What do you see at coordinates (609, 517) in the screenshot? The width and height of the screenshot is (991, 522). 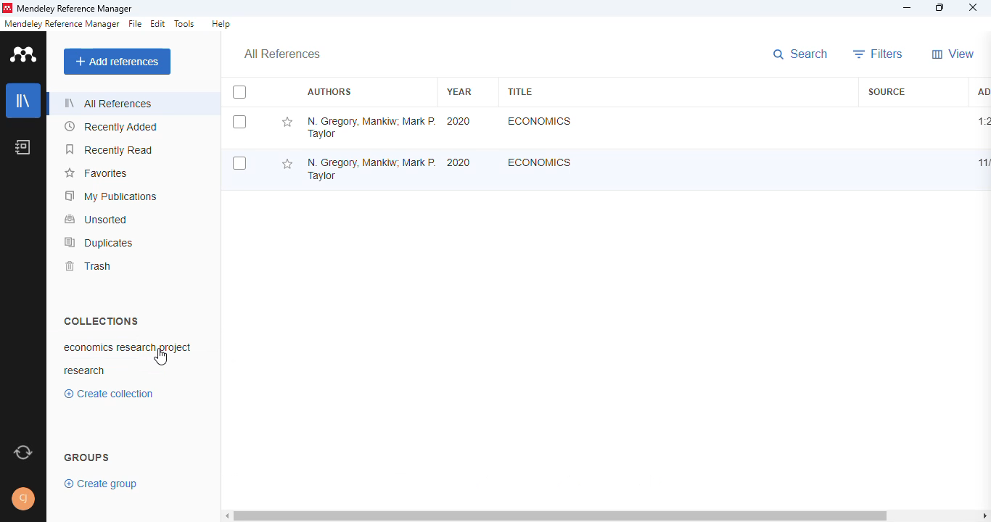 I see `horizontal scroll bar` at bounding box center [609, 517].